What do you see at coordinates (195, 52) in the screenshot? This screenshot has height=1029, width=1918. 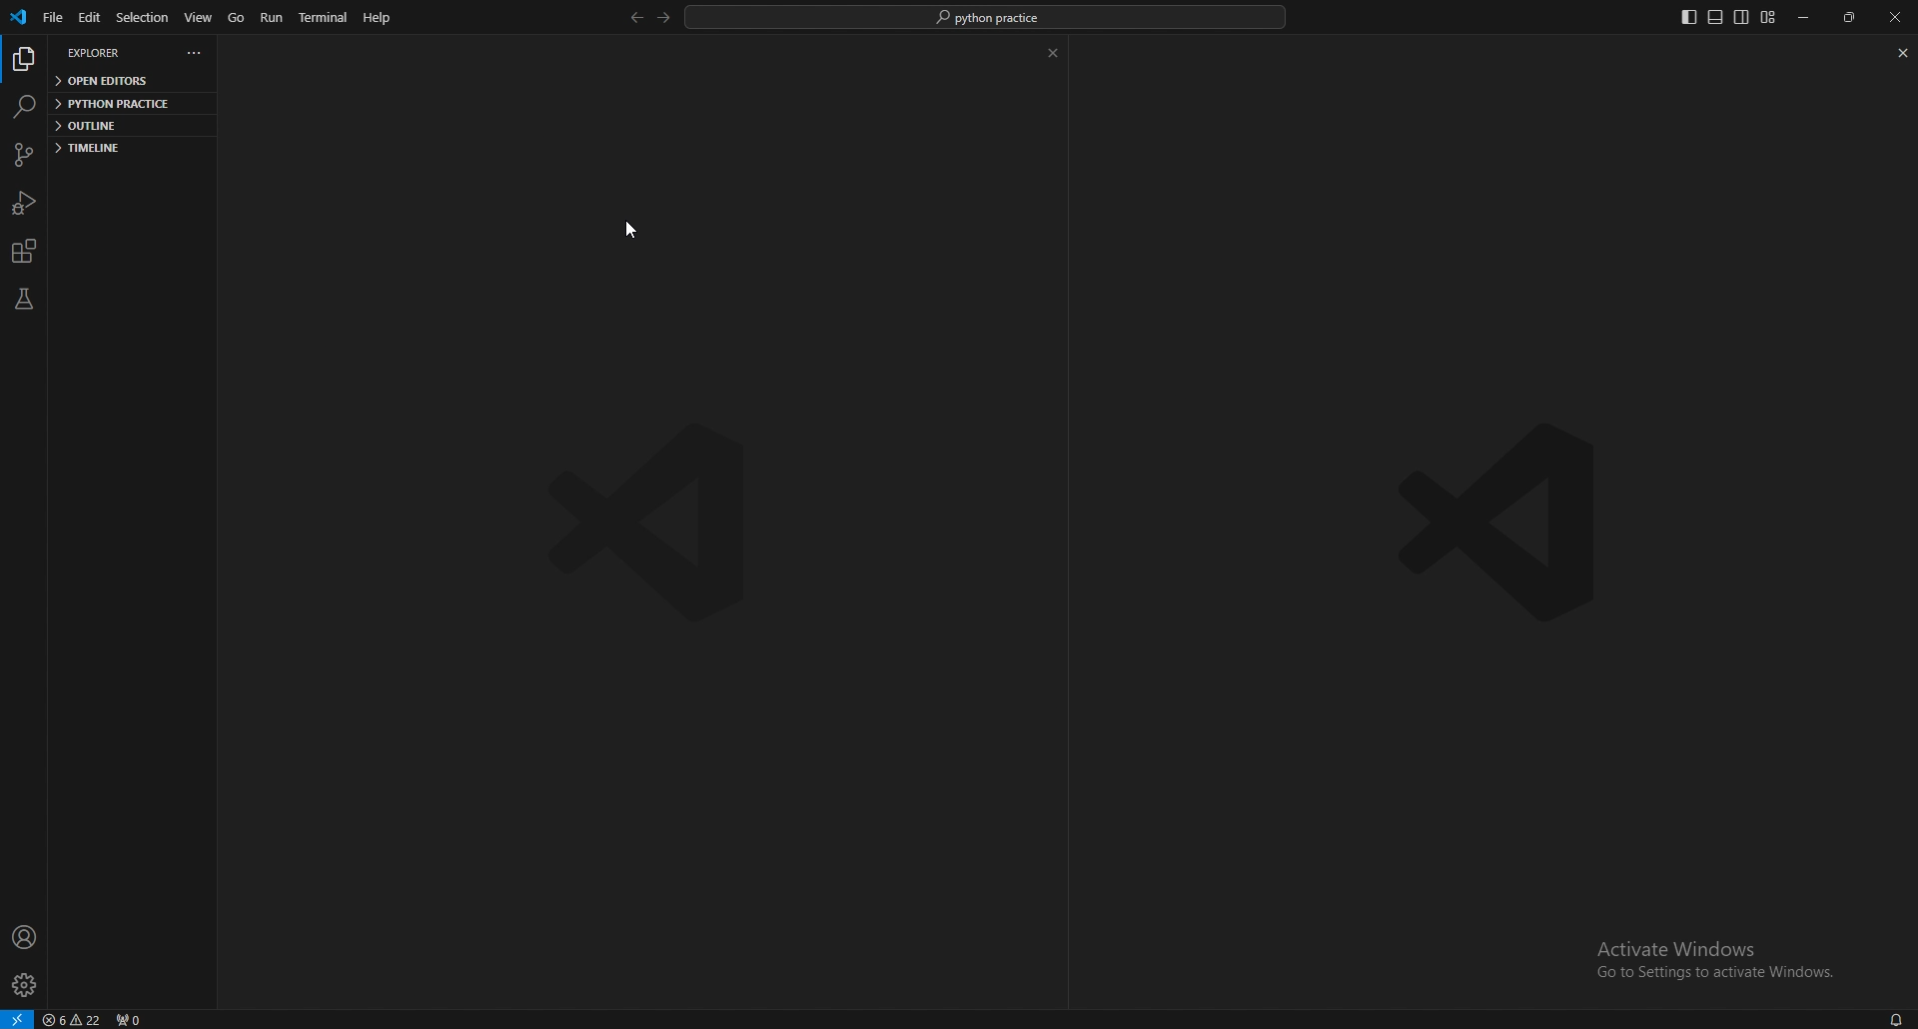 I see `more actions` at bounding box center [195, 52].